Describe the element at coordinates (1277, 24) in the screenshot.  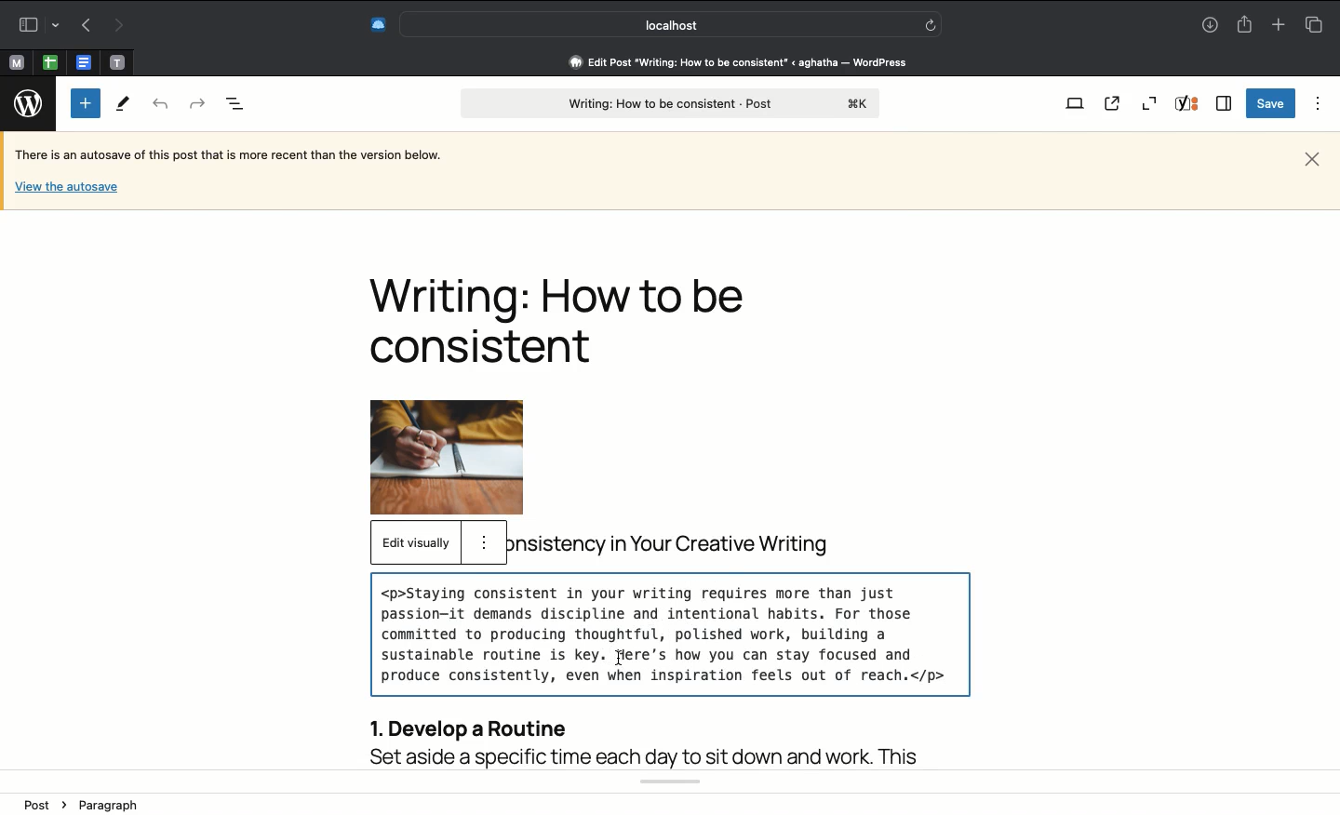
I see `Add new tab` at that location.